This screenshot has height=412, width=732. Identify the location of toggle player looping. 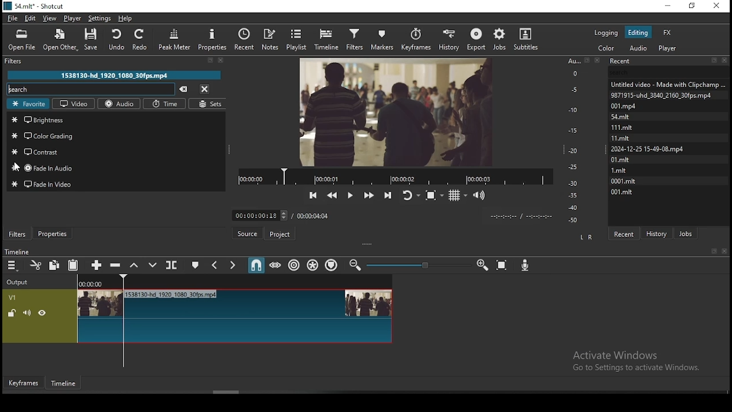
(410, 194).